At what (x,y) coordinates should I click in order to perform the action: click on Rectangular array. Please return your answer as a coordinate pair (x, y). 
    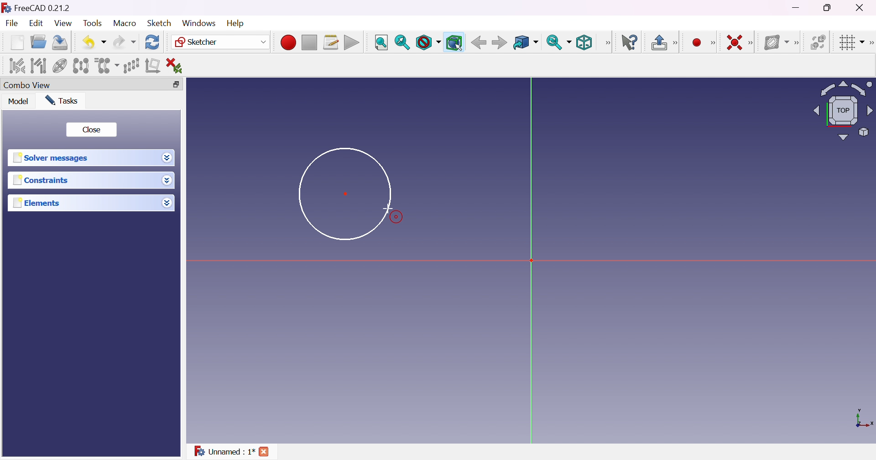
    Looking at the image, I should click on (130, 65).